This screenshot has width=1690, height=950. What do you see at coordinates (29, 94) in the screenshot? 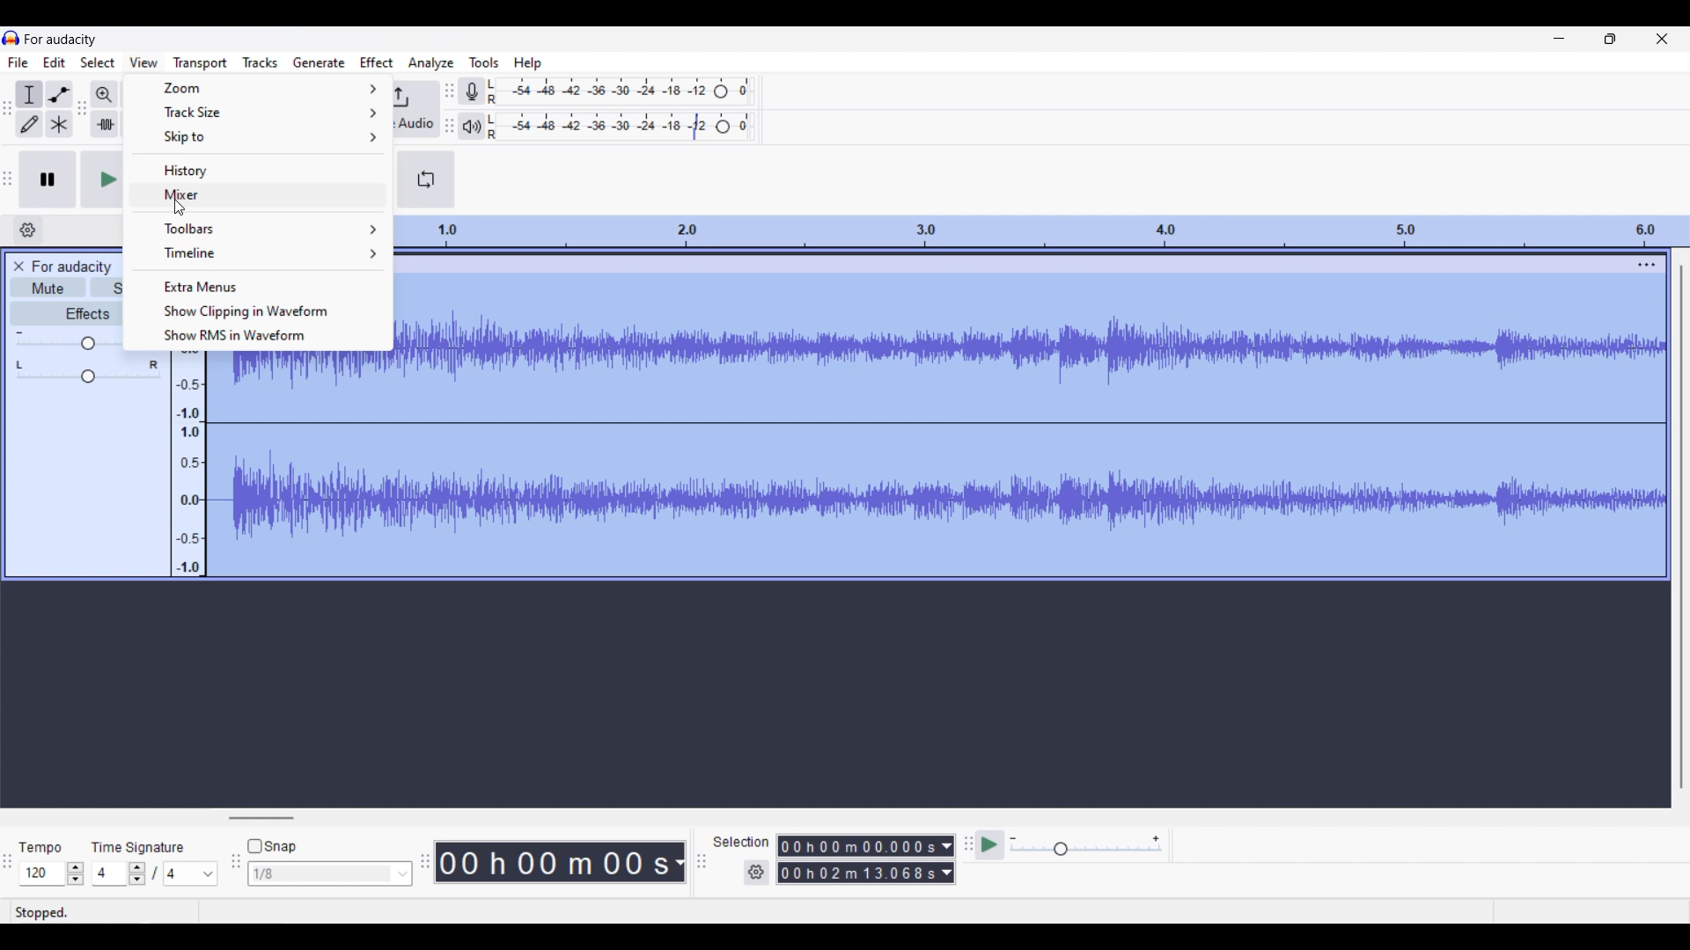
I see `Selection tool` at bounding box center [29, 94].